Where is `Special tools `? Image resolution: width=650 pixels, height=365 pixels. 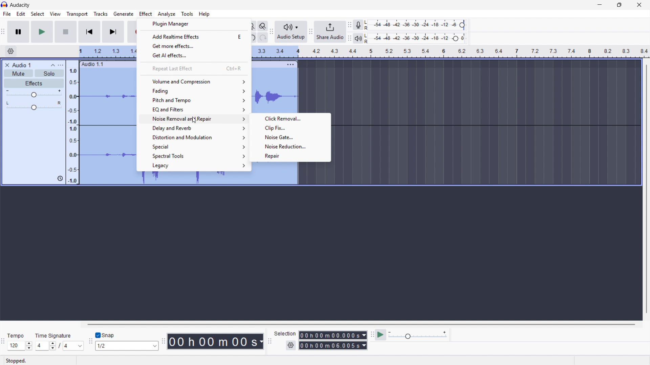
Special tools  is located at coordinates (193, 156).